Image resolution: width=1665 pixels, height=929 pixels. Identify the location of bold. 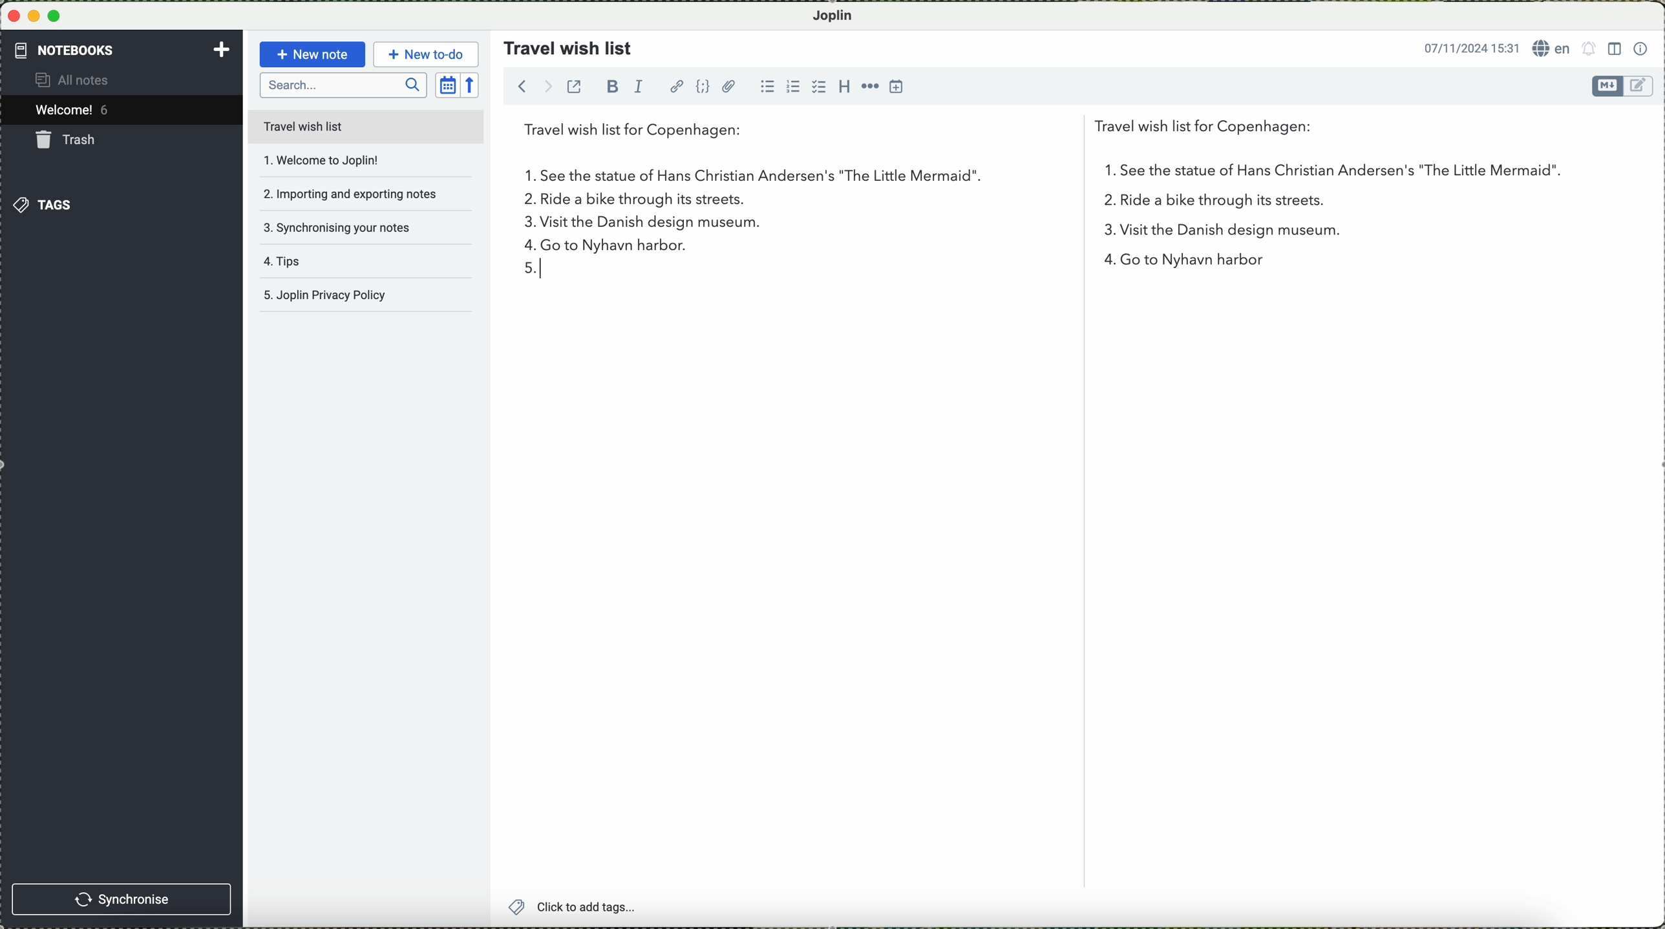
(613, 86).